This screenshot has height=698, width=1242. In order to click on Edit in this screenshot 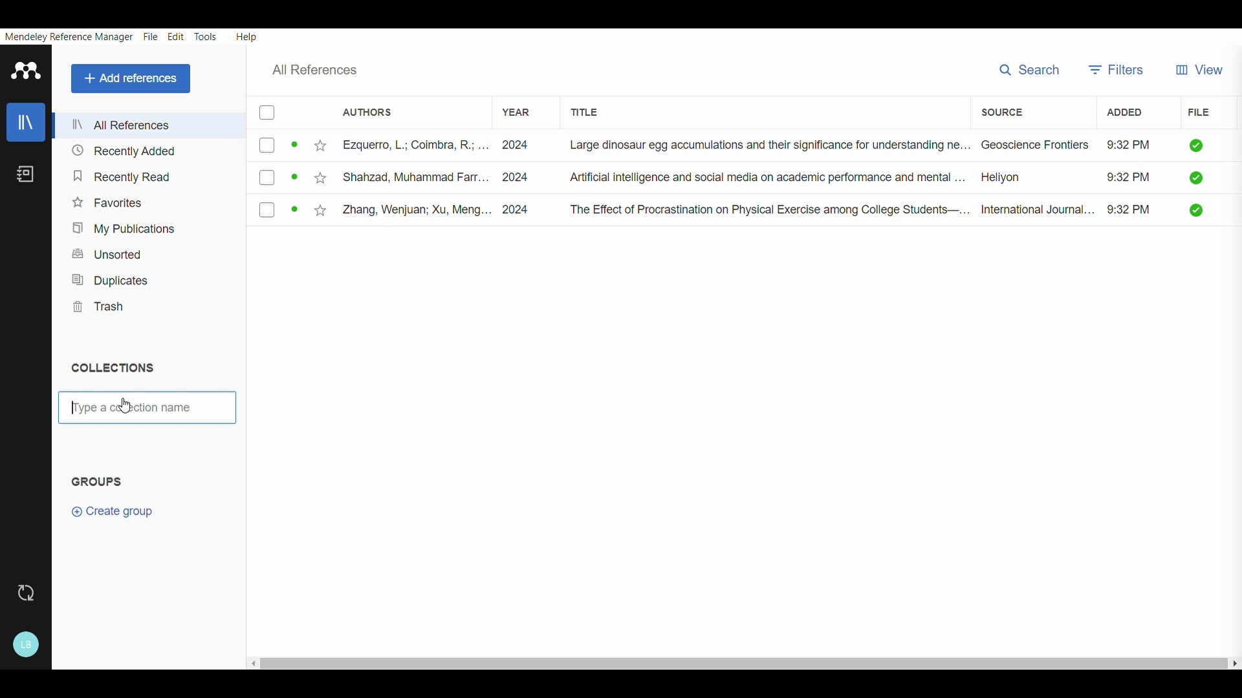, I will do `click(175, 36)`.